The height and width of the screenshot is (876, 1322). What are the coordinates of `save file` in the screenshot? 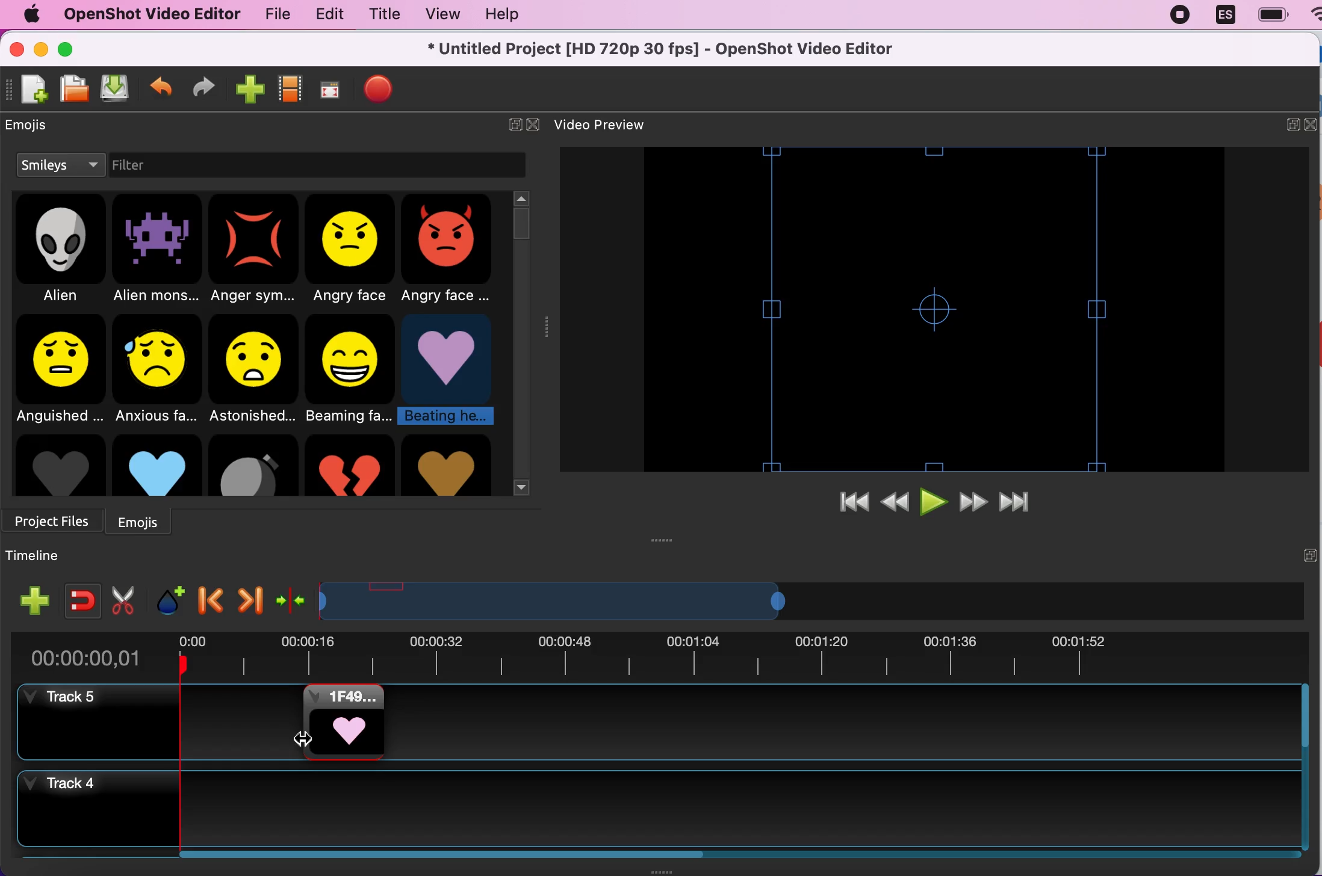 It's located at (116, 89).